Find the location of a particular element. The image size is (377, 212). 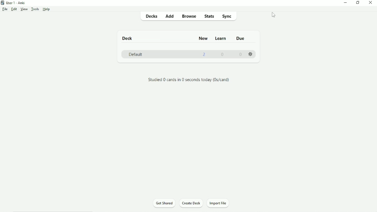

User 1 - Anki is located at coordinates (16, 2).